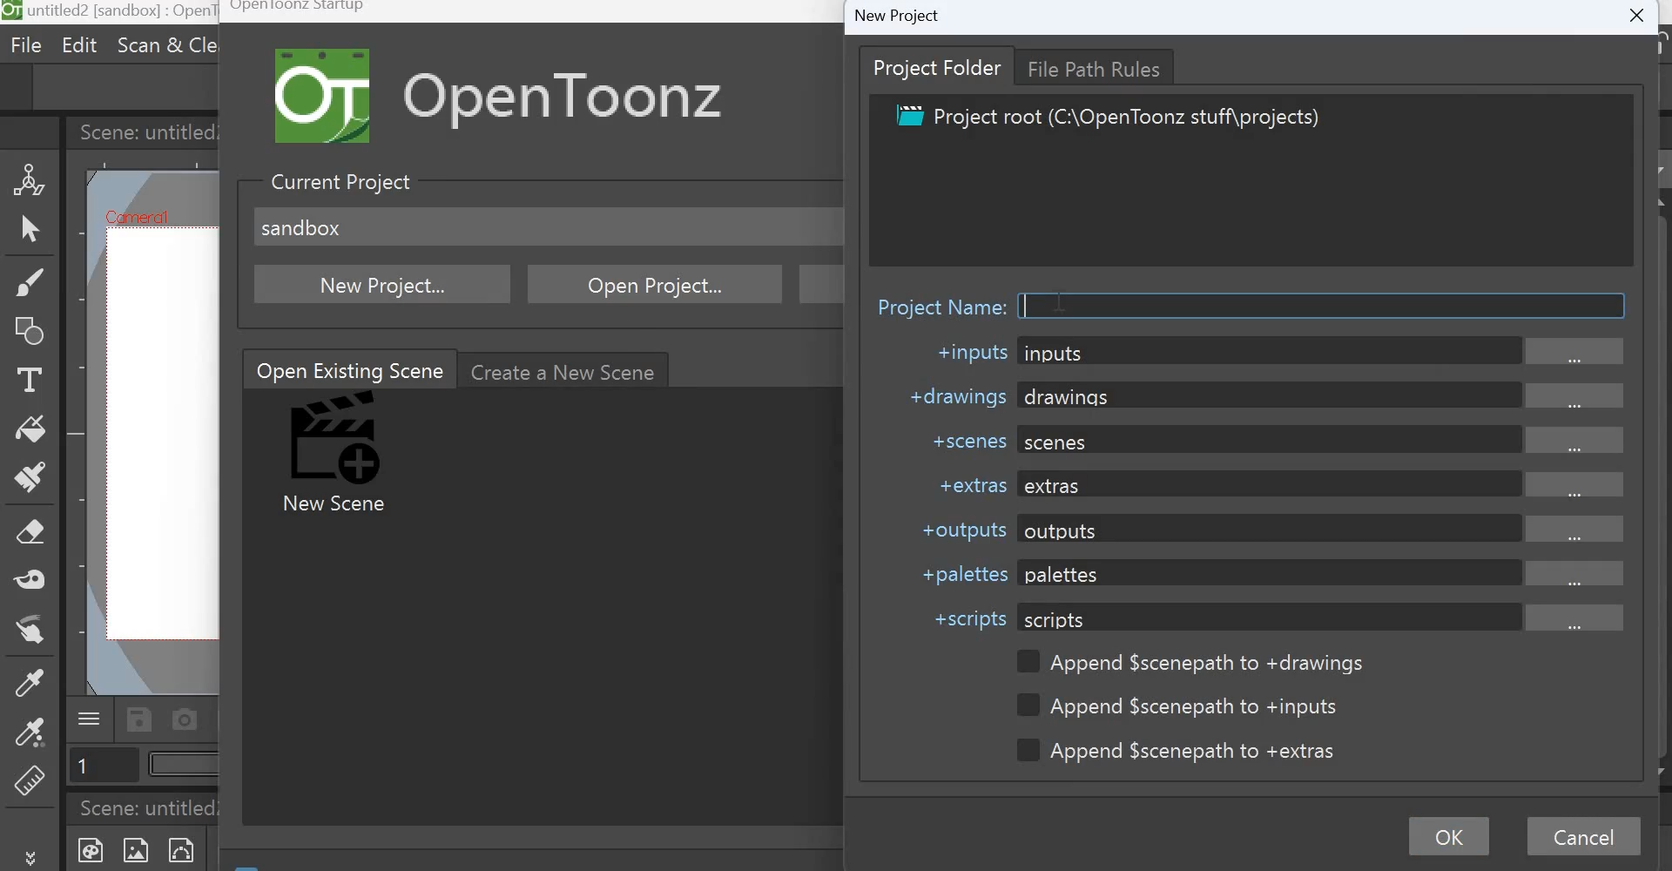  What do you see at coordinates (1633, 19) in the screenshot?
I see `Close window` at bounding box center [1633, 19].